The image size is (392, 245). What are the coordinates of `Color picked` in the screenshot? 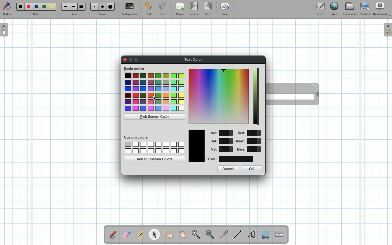 It's located at (196, 146).